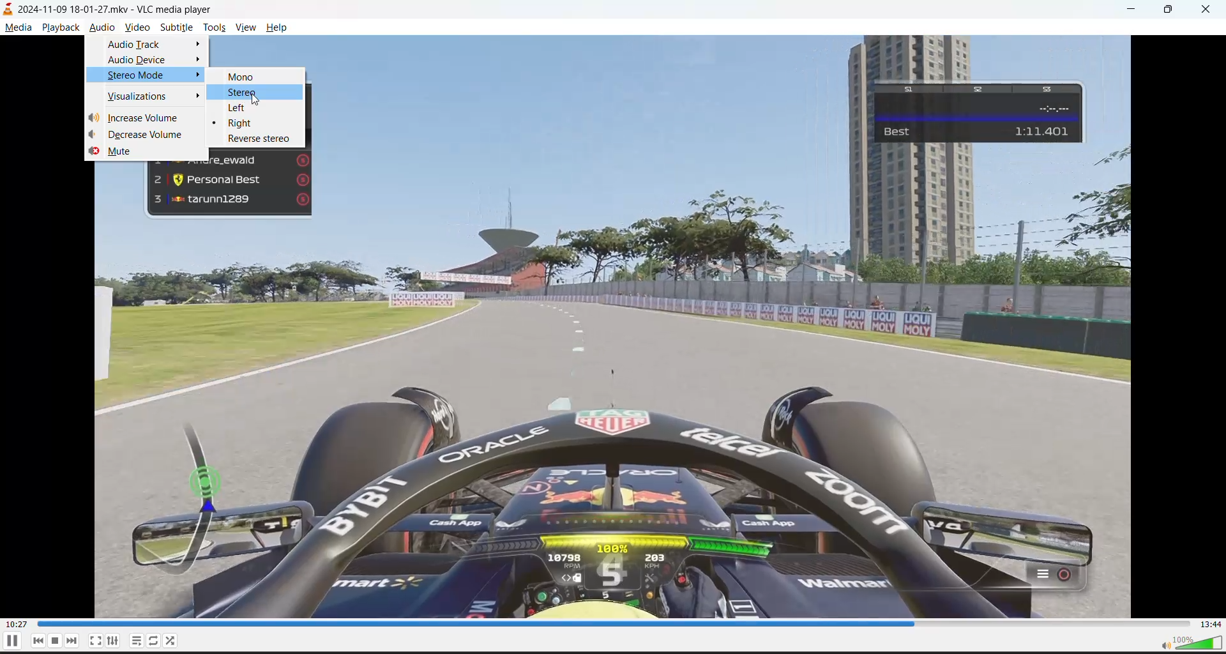 The height and width of the screenshot is (654, 1226). I want to click on audio track, so click(139, 46).